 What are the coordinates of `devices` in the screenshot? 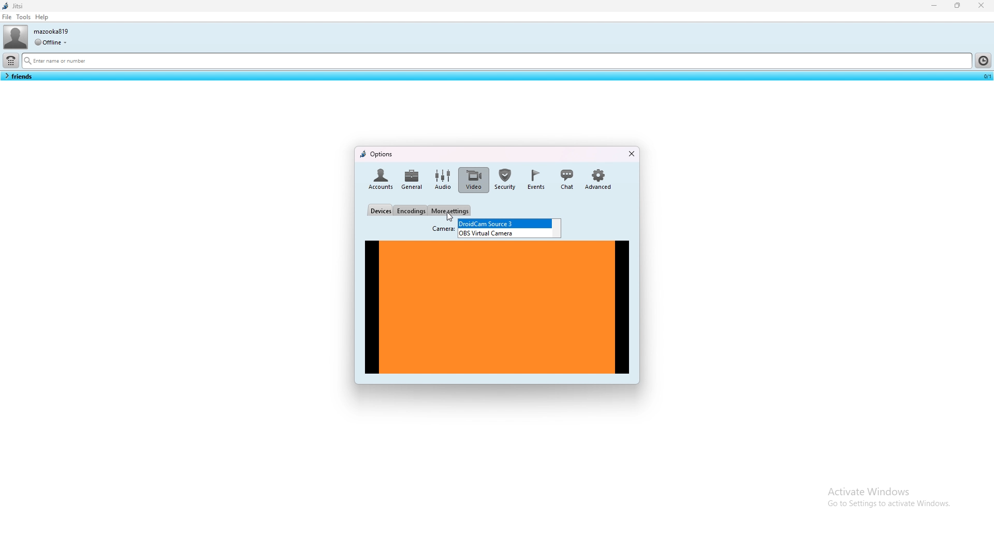 It's located at (380, 210).